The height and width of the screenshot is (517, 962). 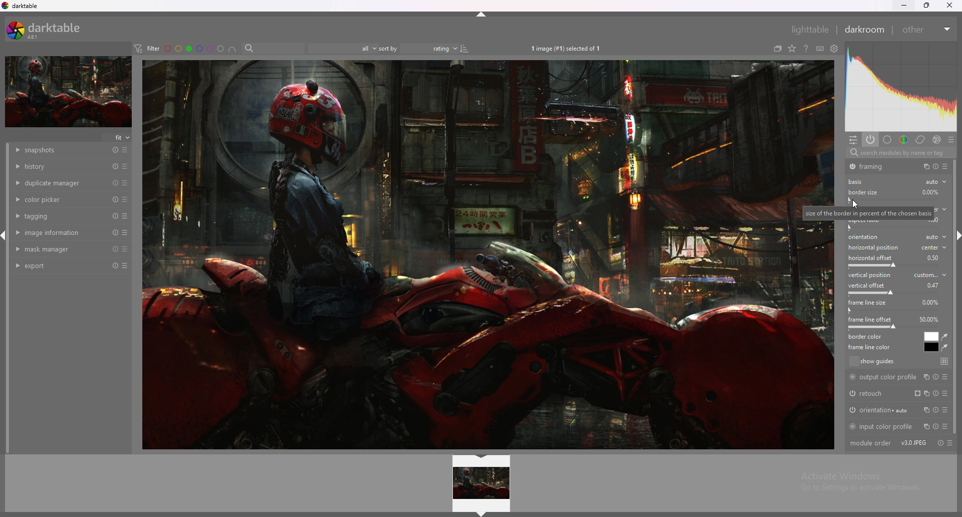 What do you see at coordinates (272, 48) in the screenshot?
I see `search bar` at bounding box center [272, 48].